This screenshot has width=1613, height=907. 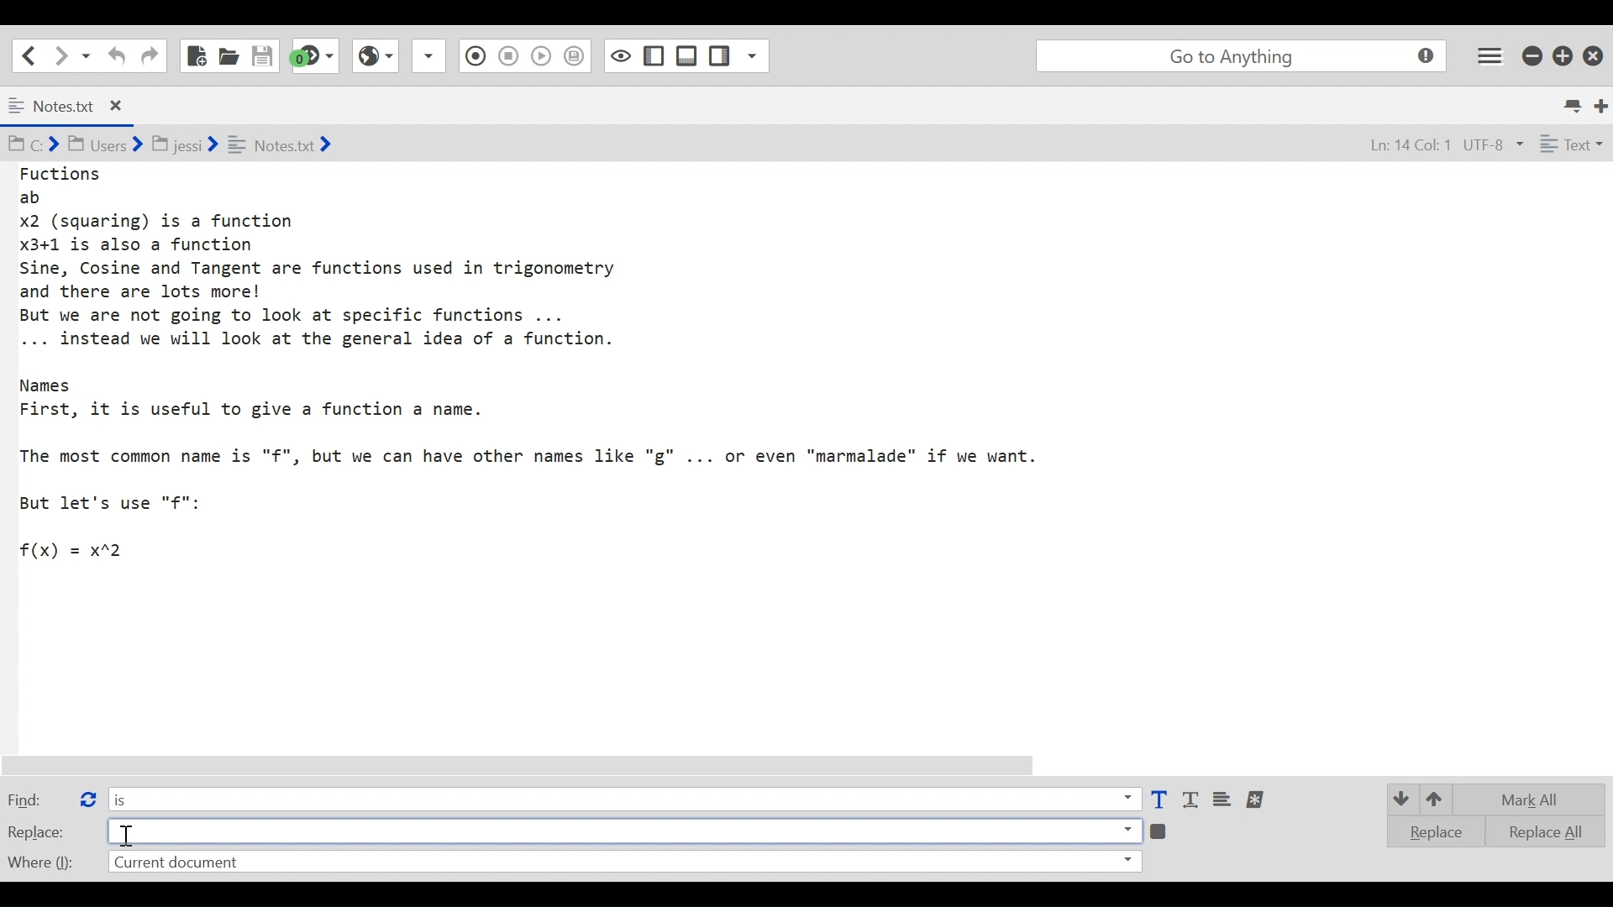 What do you see at coordinates (430, 55) in the screenshot?
I see `Recording Macro` at bounding box center [430, 55].